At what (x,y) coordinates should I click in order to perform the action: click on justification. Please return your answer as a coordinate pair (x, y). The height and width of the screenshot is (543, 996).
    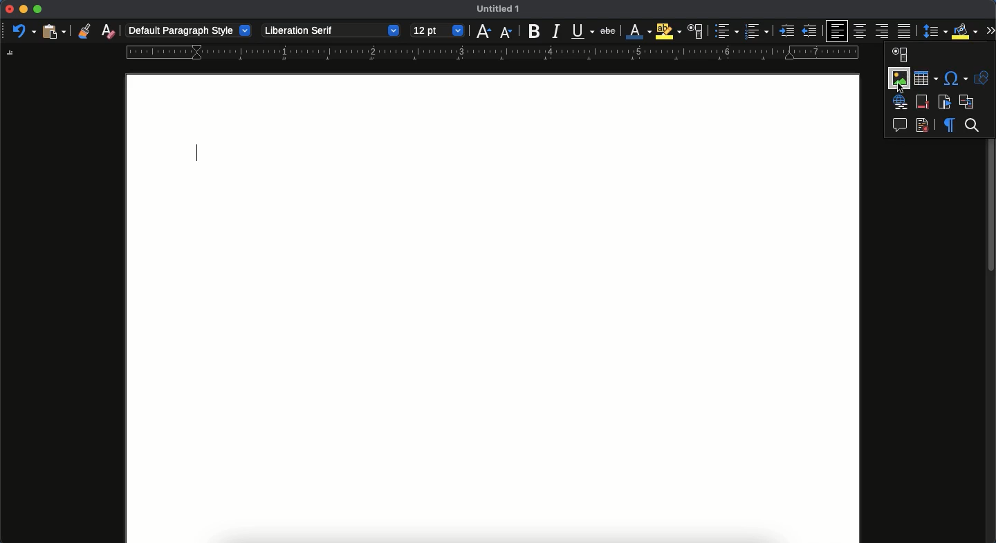
    Looking at the image, I should click on (903, 30).